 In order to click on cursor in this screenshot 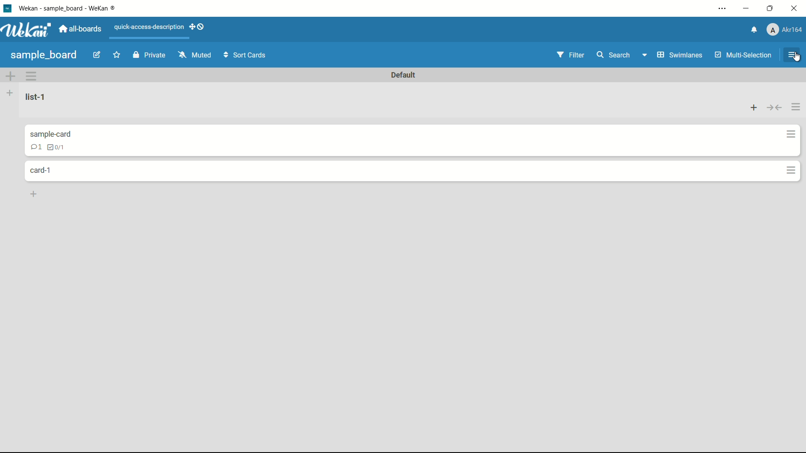, I will do `click(798, 60)`.